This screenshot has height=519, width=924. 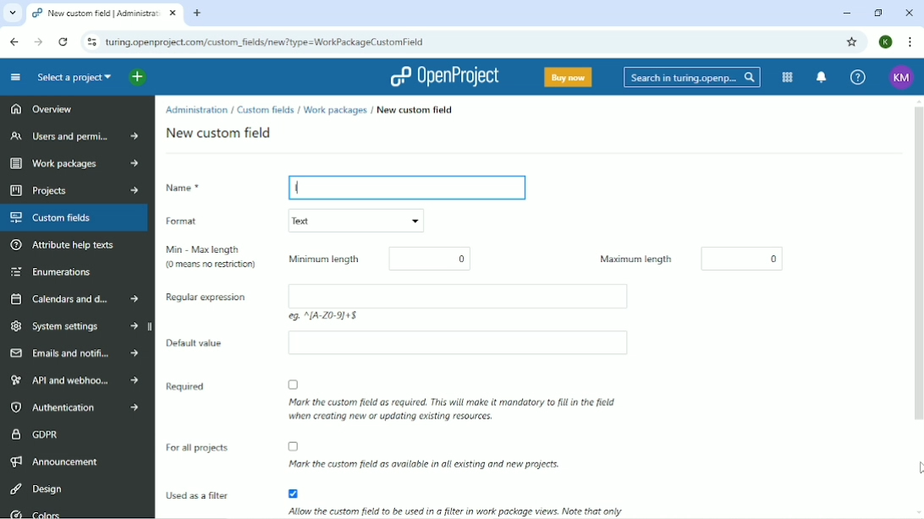 I want to click on Calendars and dates, so click(x=75, y=300).